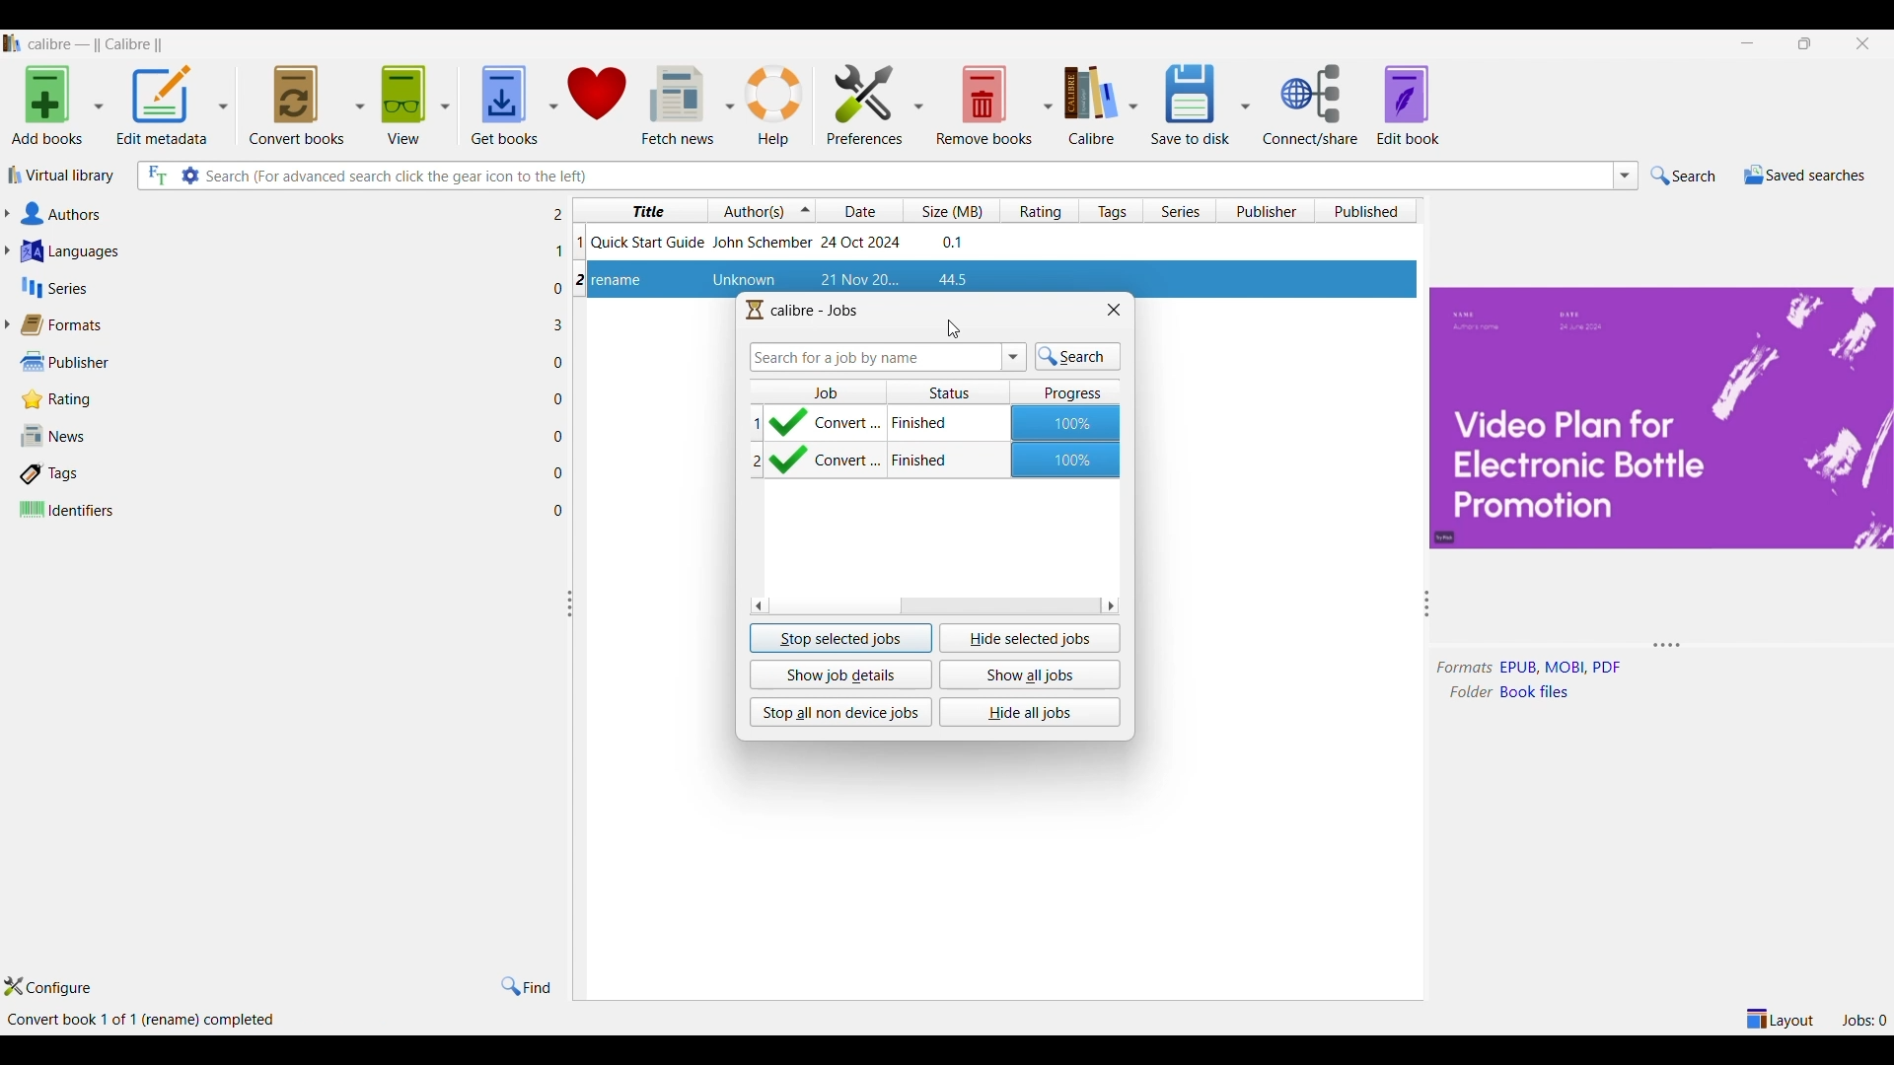  What do you see at coordinates (936, 423) in the screenshot?
I see `Current conversion completed` at bounding box center [936, 423].